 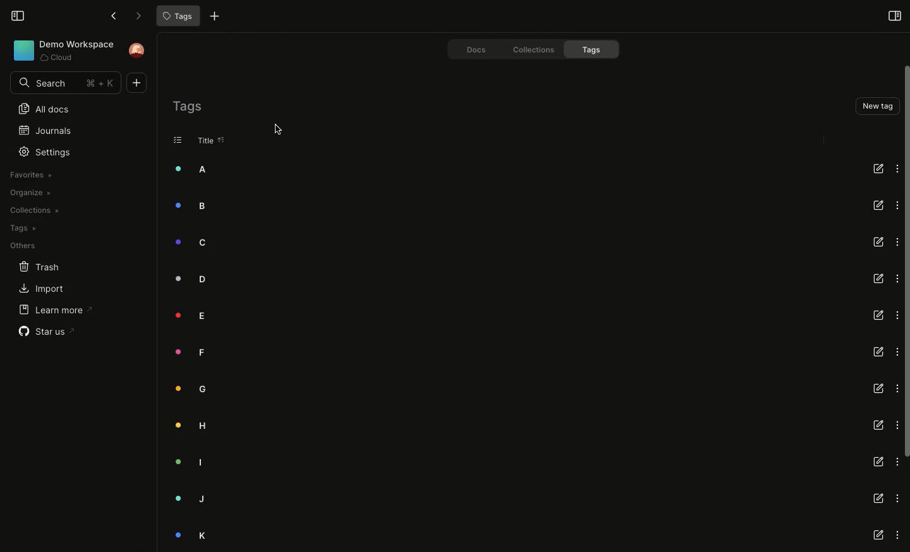 I want to click on I, so click(x=191, y=460).